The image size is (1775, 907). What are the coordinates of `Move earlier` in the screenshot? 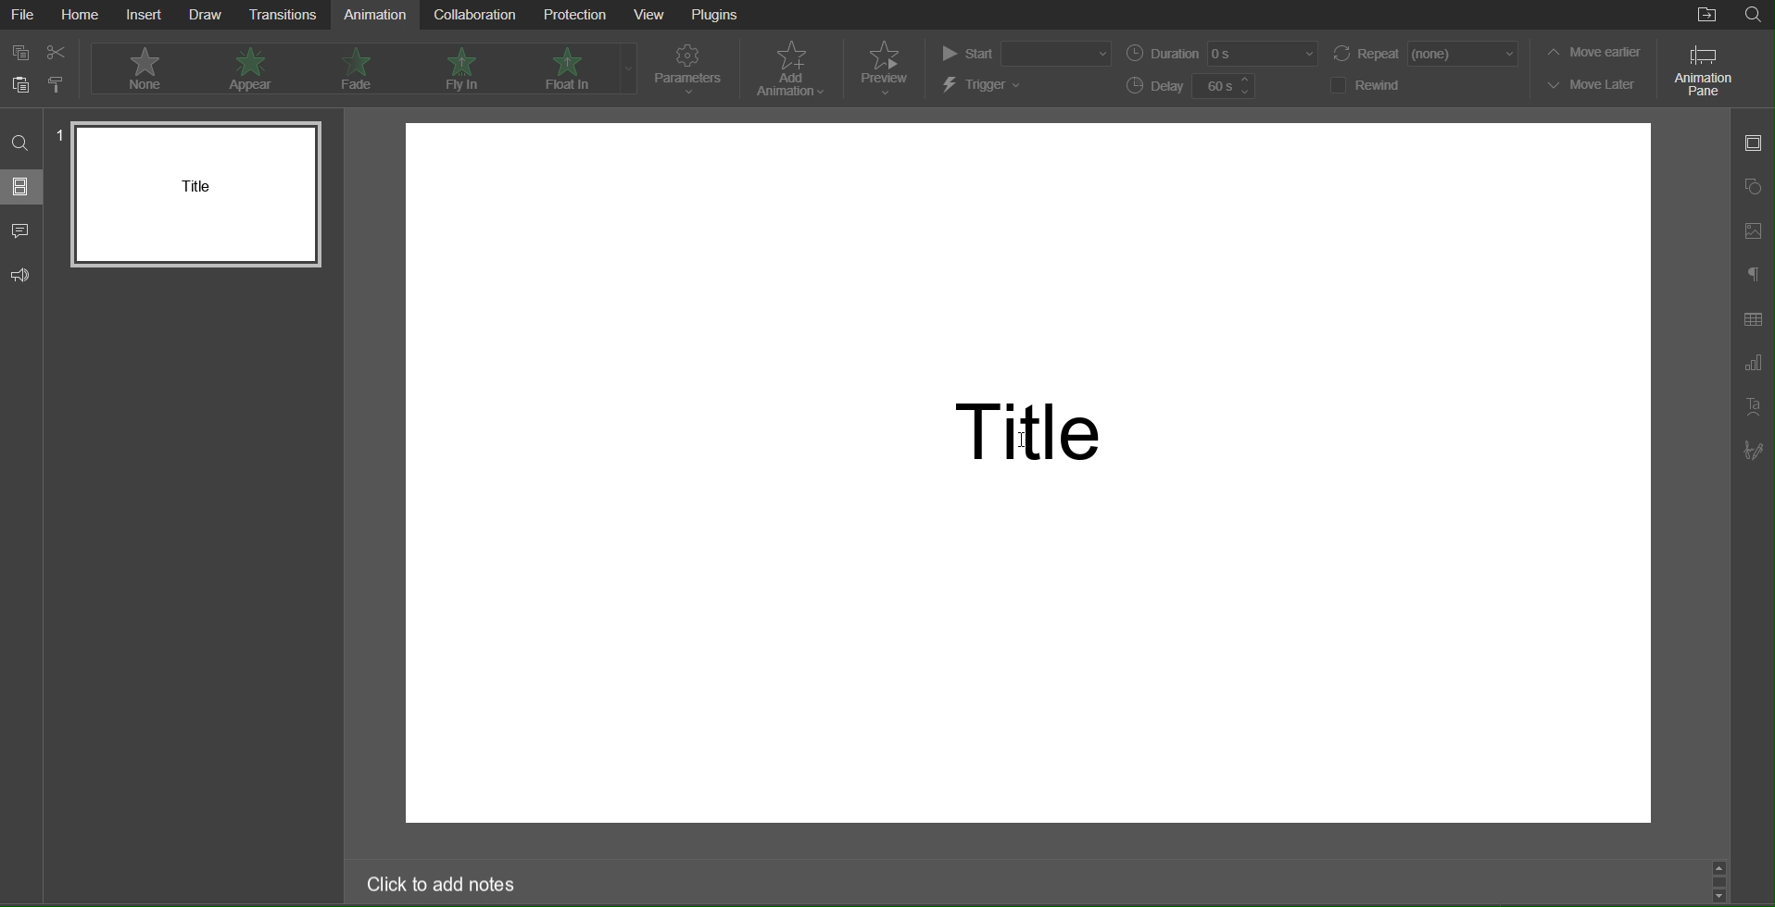 It's located at (1591, 53).